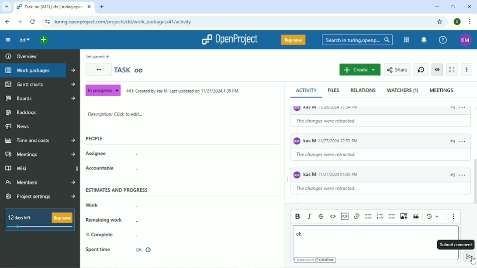  What do you see at coordinates (97, 57) in the screenshot?
I see `Set parent` at bounding box center [97, 57].